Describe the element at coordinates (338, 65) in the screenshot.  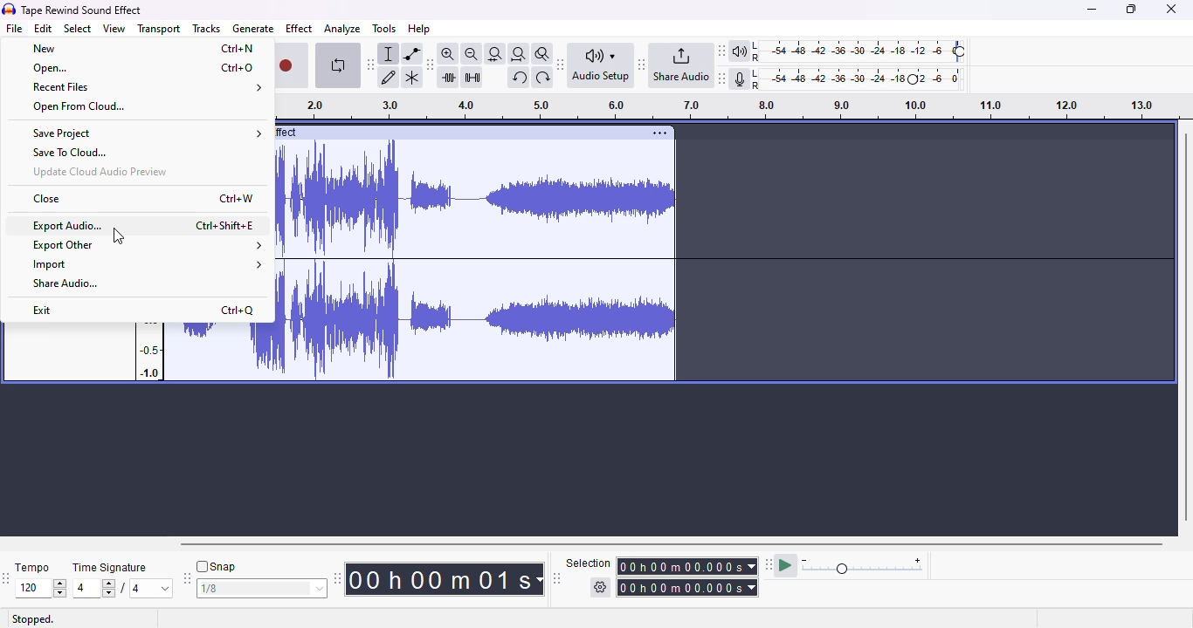
I see `enable looping` at that location.